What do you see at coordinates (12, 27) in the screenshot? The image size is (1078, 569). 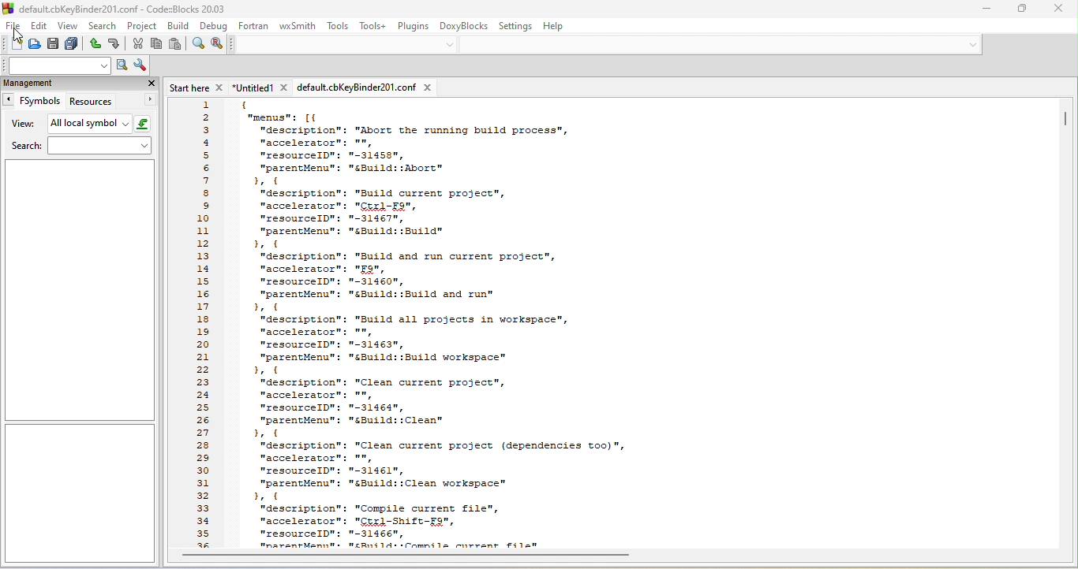 I see `file` at bounding box center [12, 27].